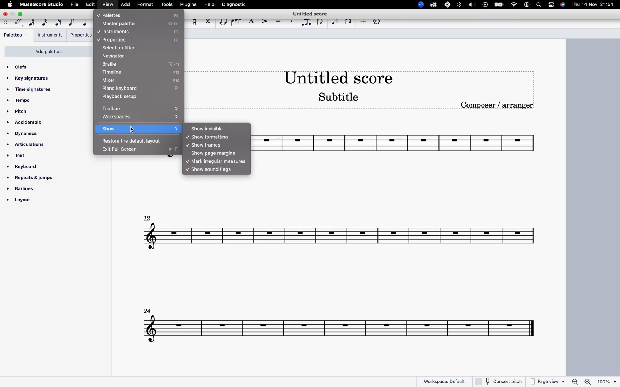  Describe the element at coordinates (278, 21) in the screenshot. I see `tenuto` at that location.